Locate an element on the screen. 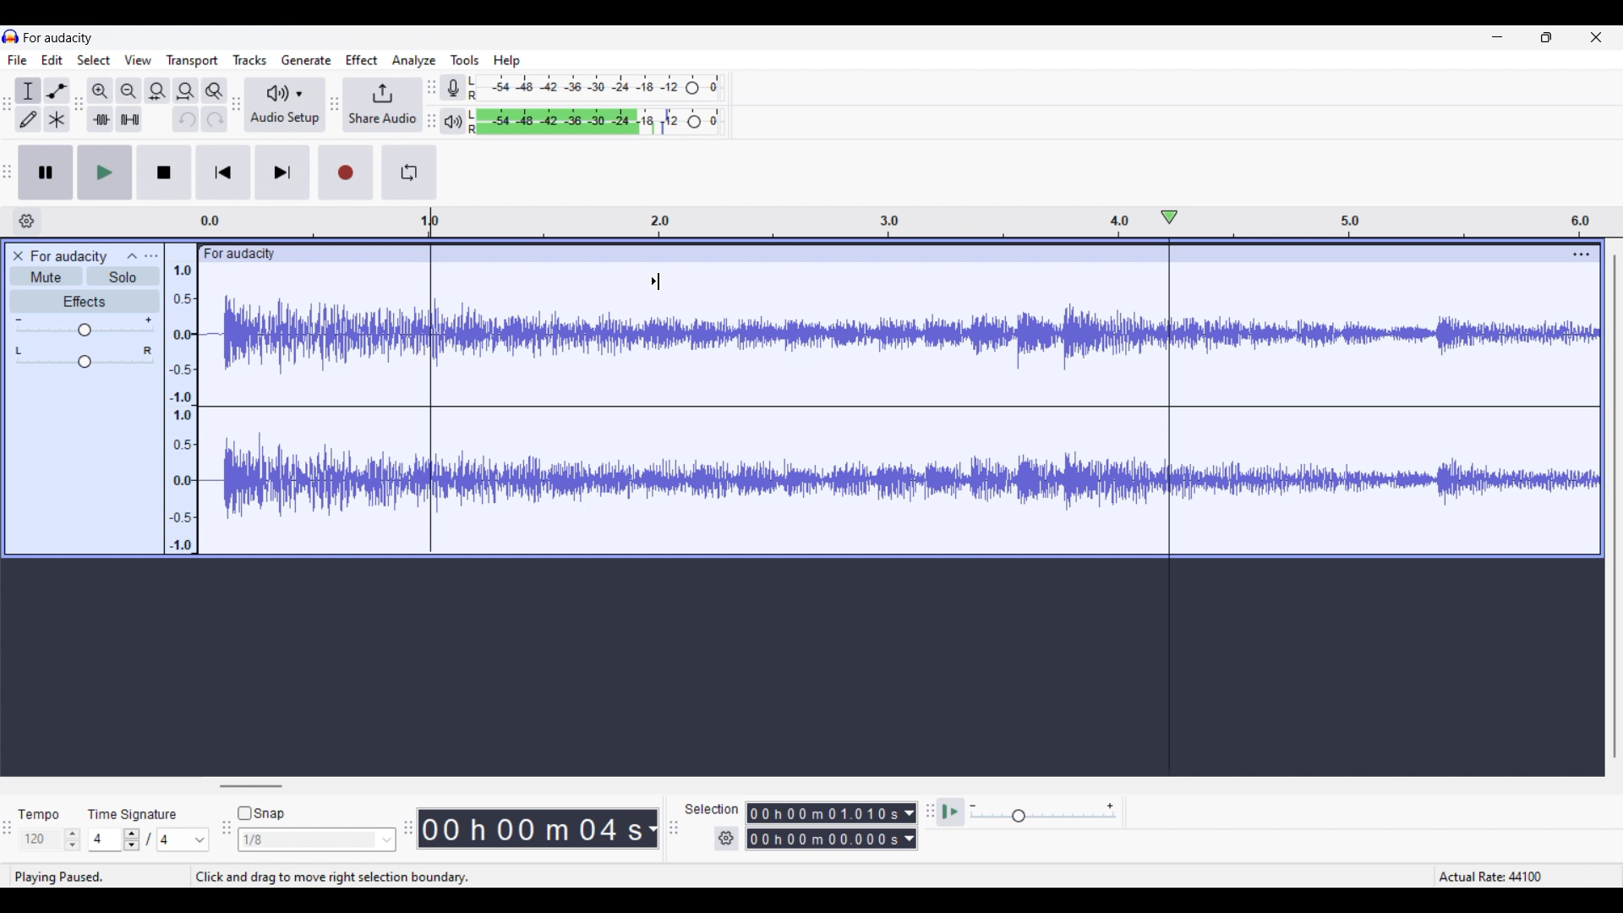  Skip/Select to start is located at coordinates (223, 173).